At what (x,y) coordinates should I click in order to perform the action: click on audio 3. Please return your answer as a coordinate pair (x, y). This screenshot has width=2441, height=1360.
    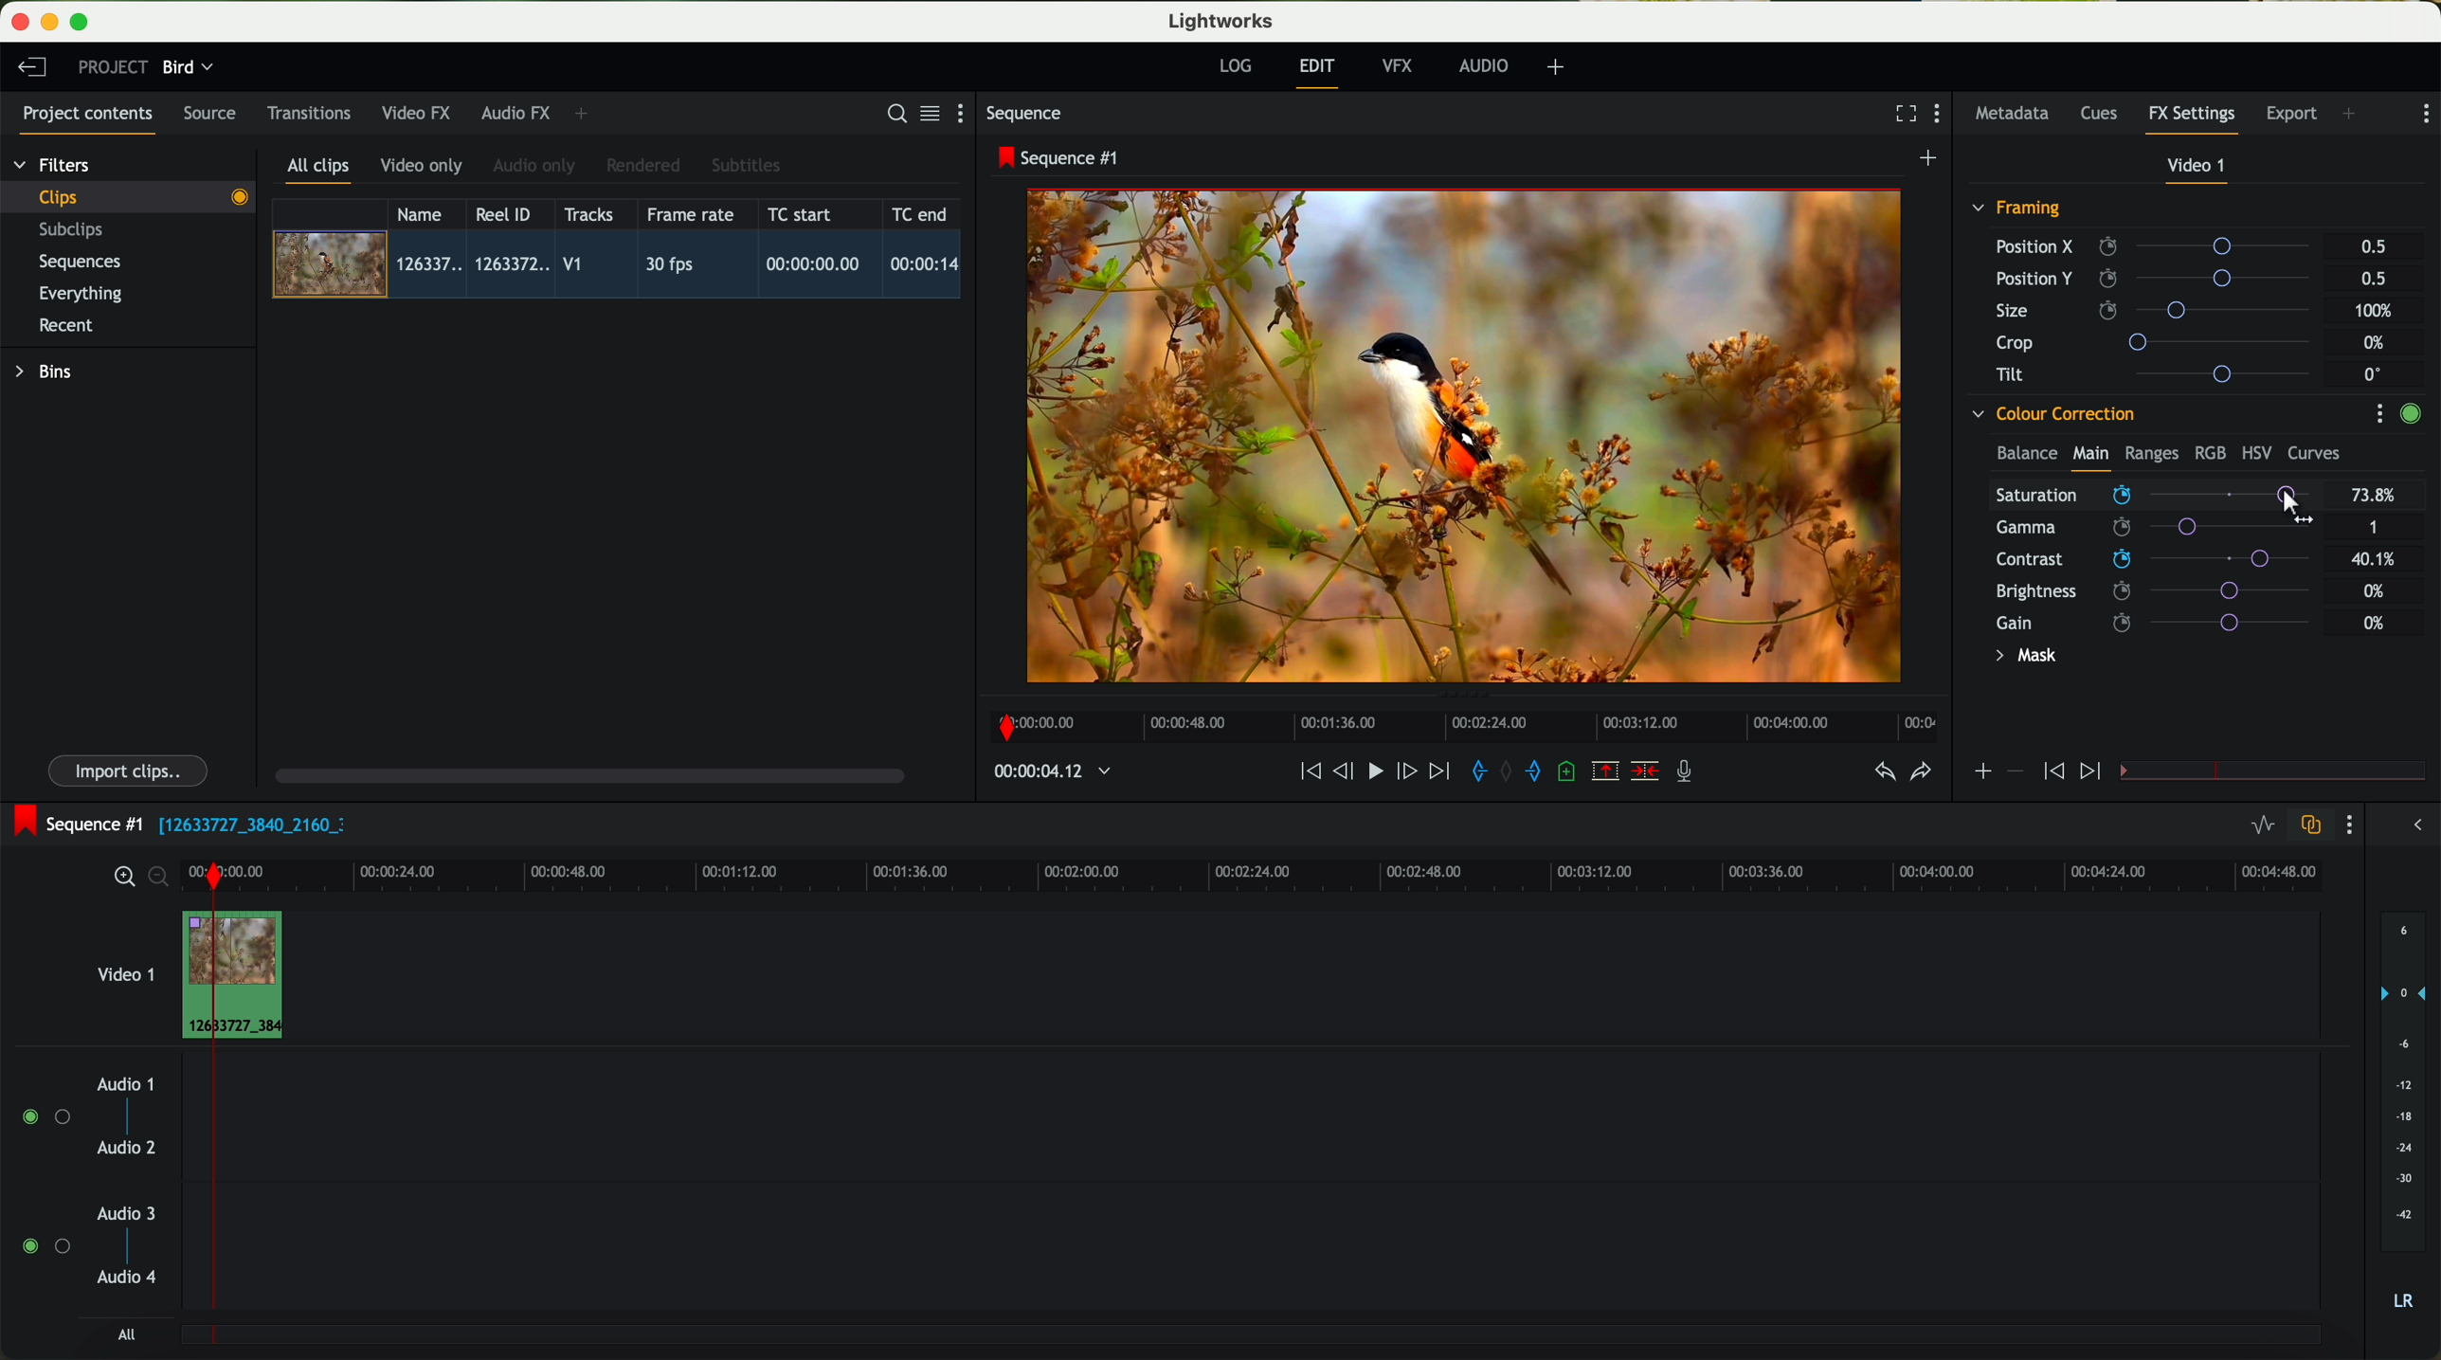
    Looking at the image, I should click on (118, 1212).